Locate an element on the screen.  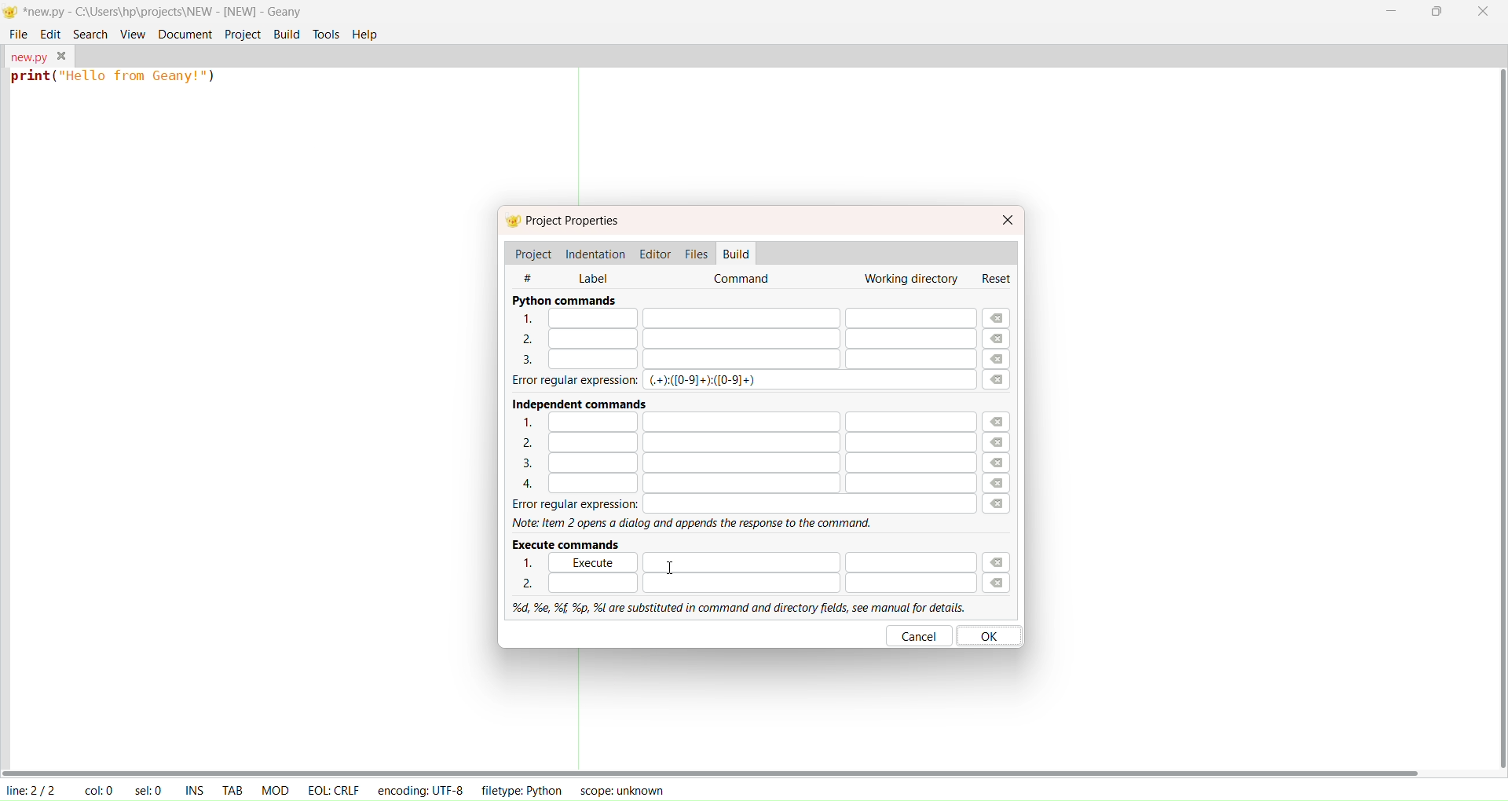
4. is located at coordinates (736, 485).